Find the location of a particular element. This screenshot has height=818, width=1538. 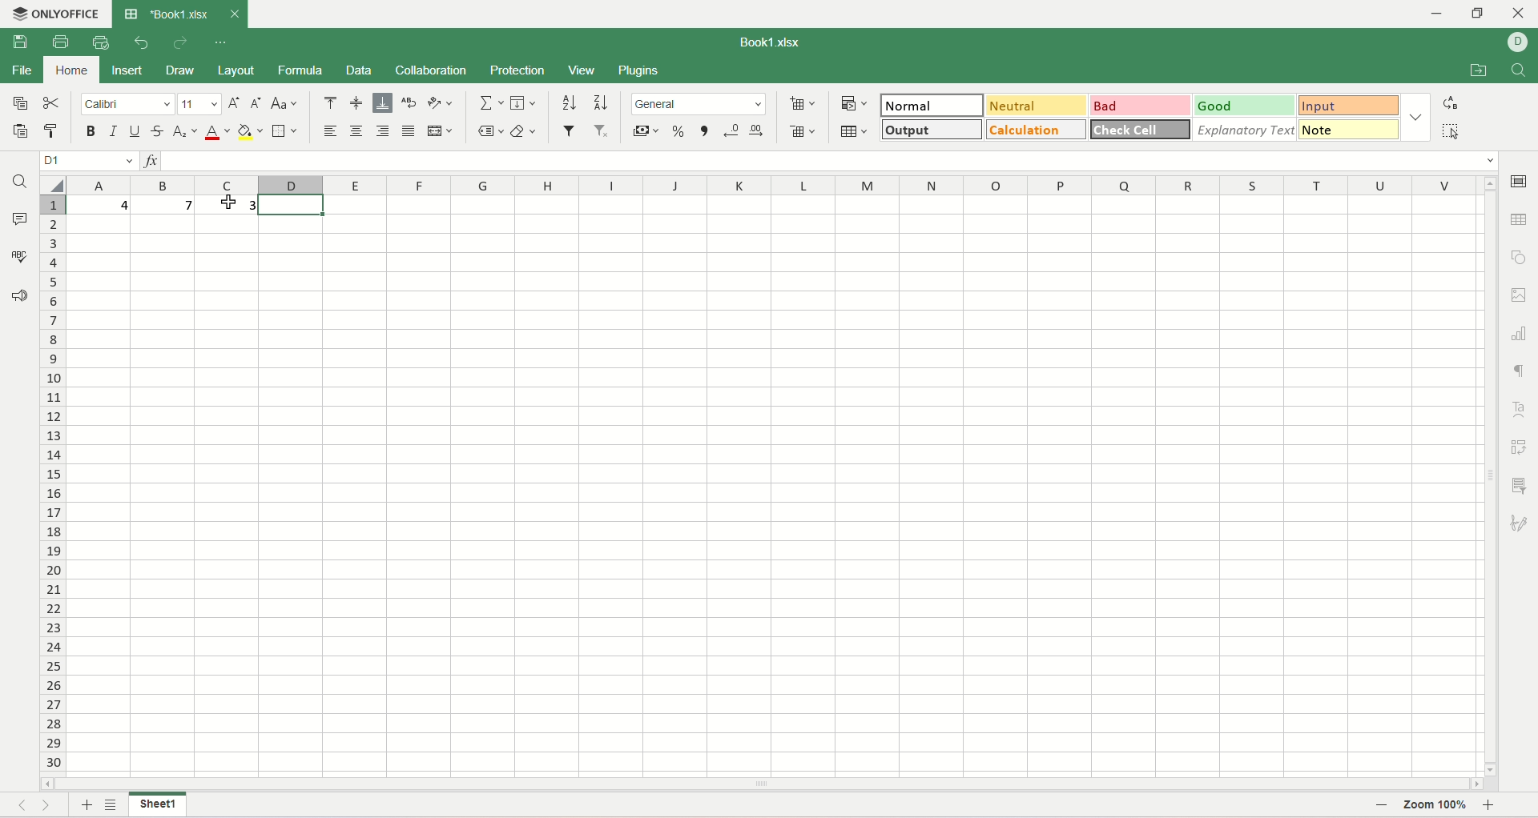

replace is located at coordinates (1450, 103).